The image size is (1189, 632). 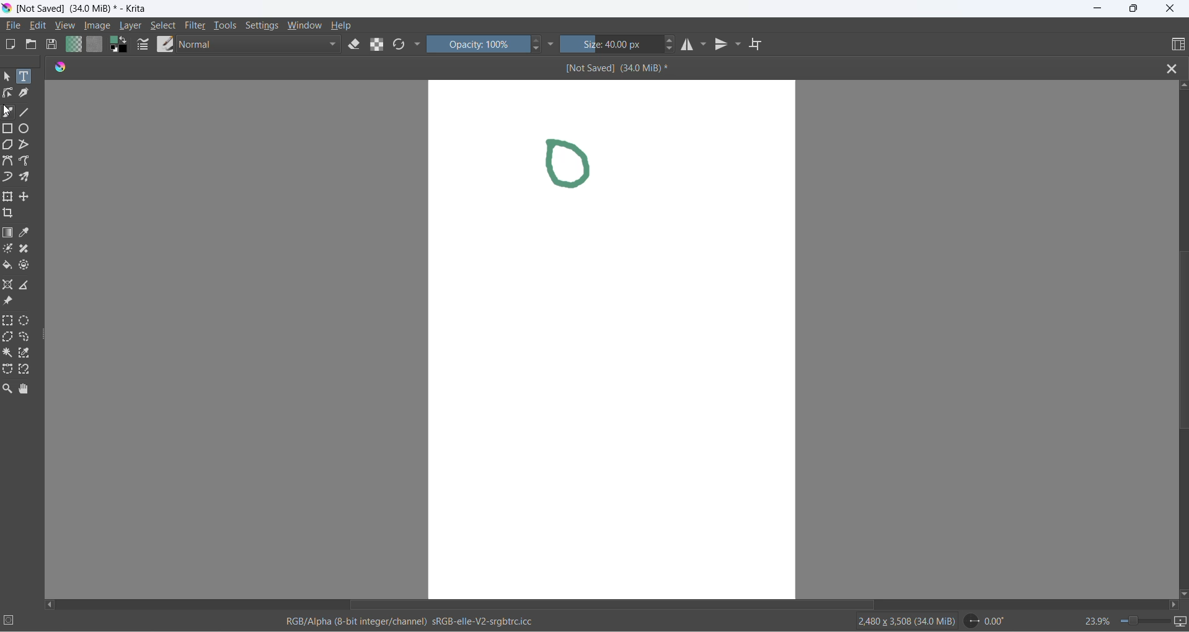 What do you see at coordinates (27, 234) in the screenshot?
I see `sample a color from image` at bounding box center [27, 234].